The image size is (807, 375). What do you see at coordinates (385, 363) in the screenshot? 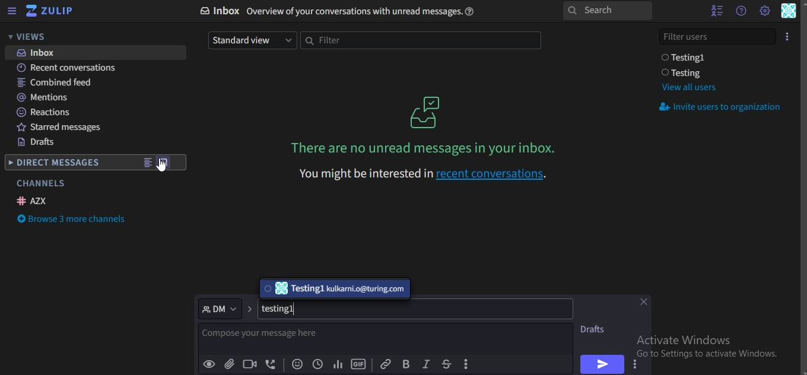
I see `link` at bounding box center [385, 363].